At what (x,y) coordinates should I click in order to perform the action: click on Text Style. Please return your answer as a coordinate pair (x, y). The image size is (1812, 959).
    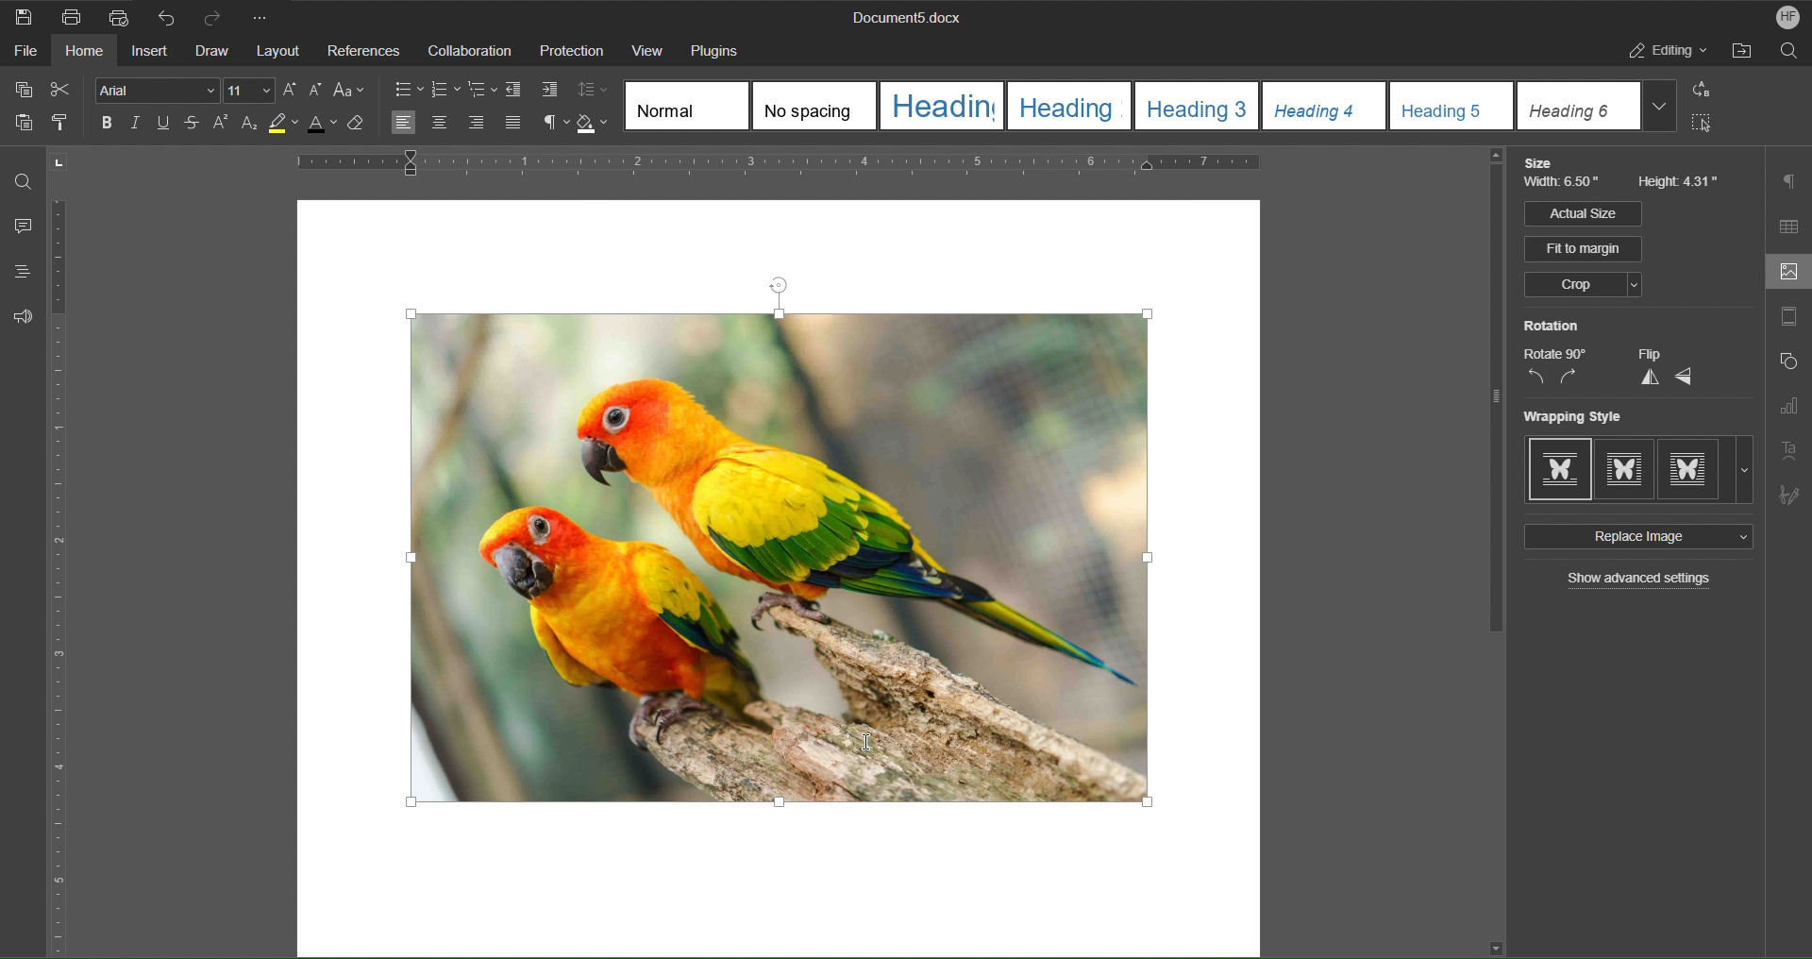
    Looking at the image, I should click on (1153, 106).